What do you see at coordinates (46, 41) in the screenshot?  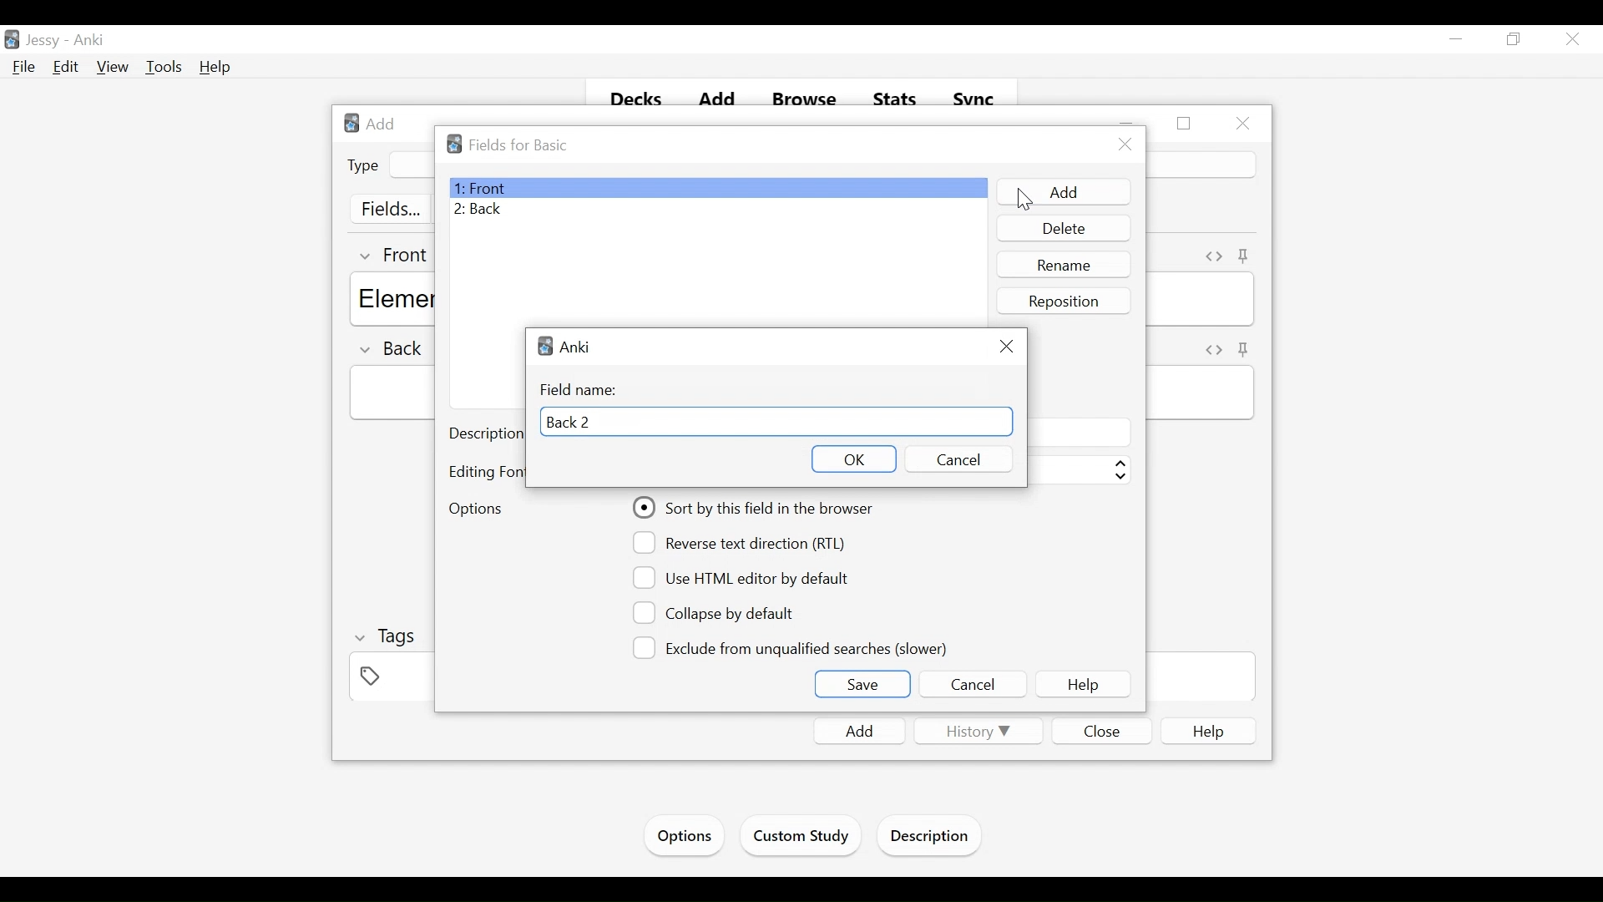 I see `User Name` at bounding box center [46, 41].